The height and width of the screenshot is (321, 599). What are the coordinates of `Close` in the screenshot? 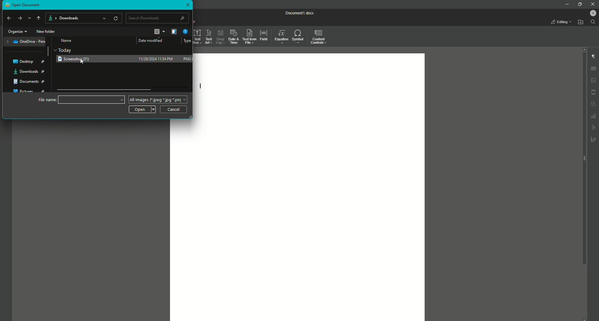 It's located at (188, 6).